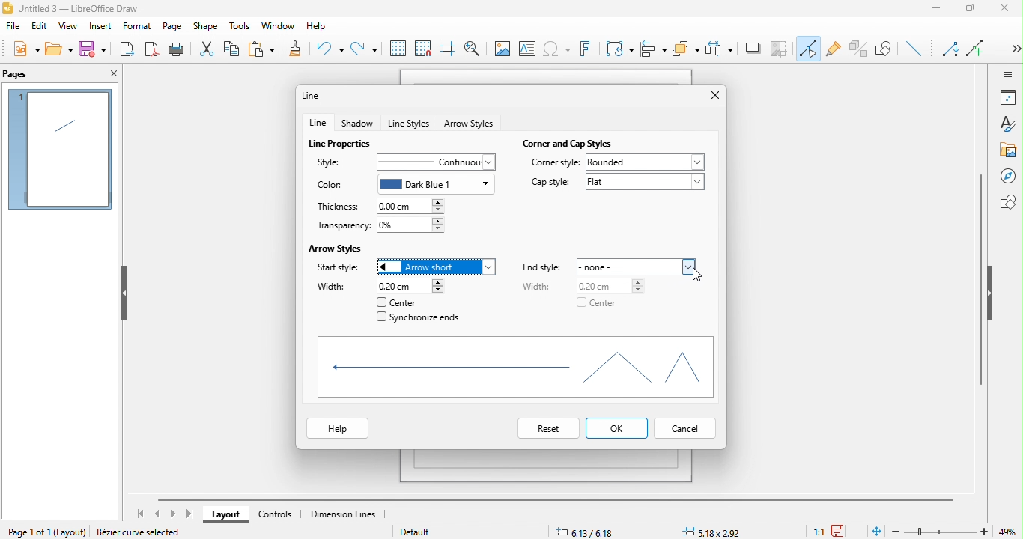 Image resolution: width=1023 pixels, height=539 pixels. I want to click on rounded, so click(647, 162).